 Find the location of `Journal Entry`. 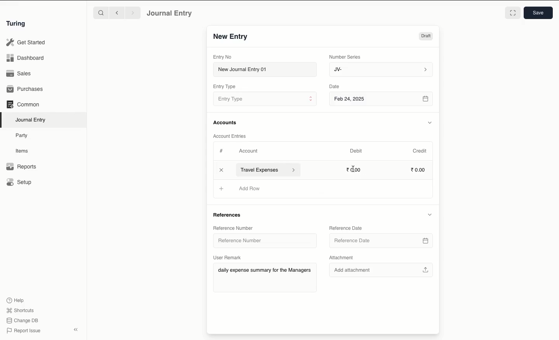

Journal Entry is located at coordinates (170, 14).